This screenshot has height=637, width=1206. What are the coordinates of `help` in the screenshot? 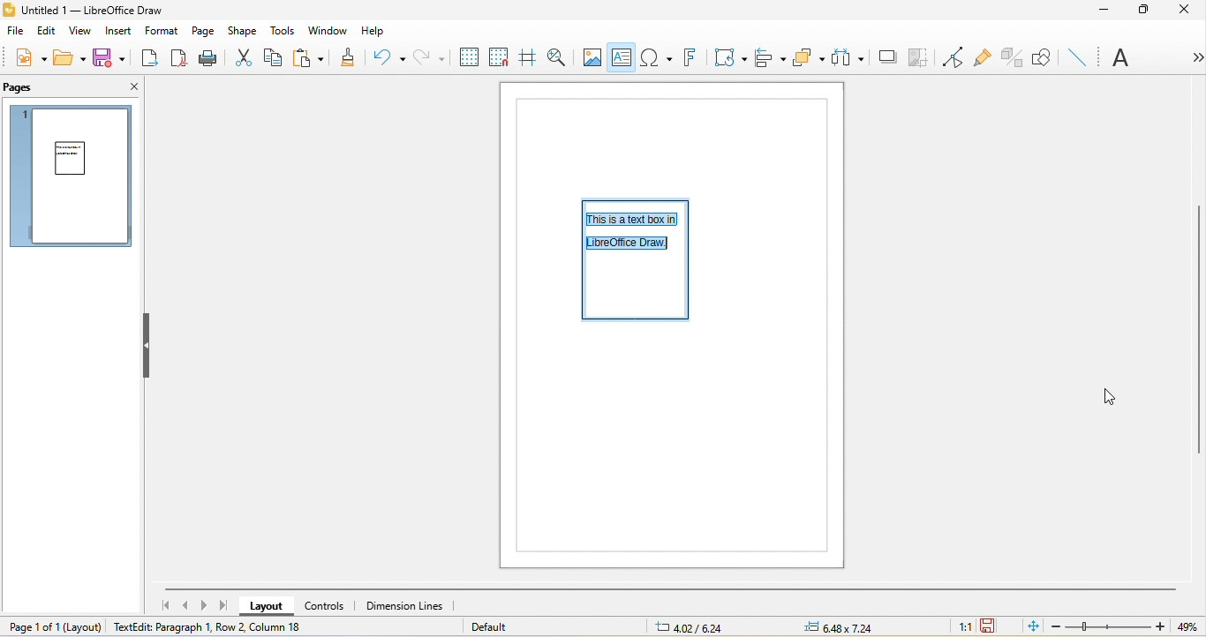 It's located at (374, 33).